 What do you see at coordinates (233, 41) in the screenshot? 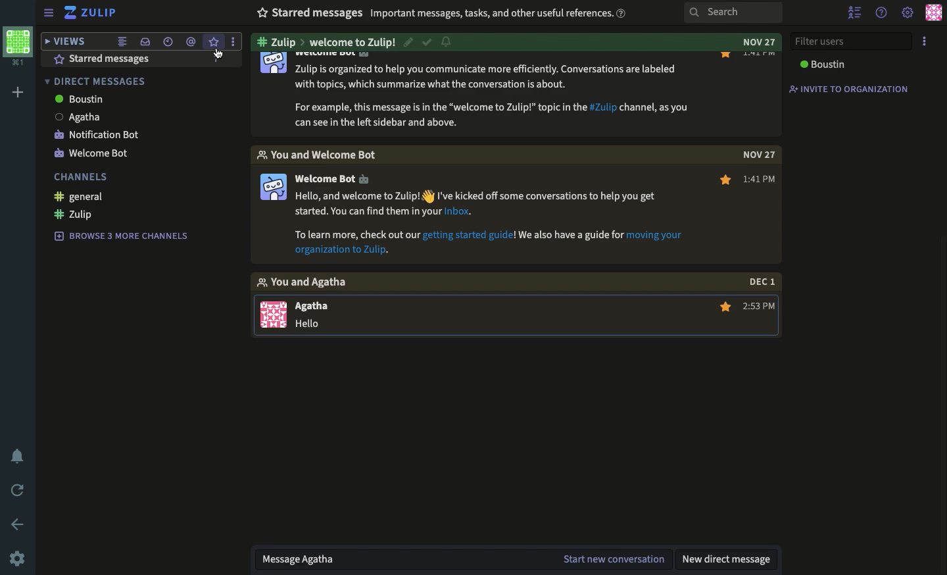
I see `options` at bounding box center [233, 41].